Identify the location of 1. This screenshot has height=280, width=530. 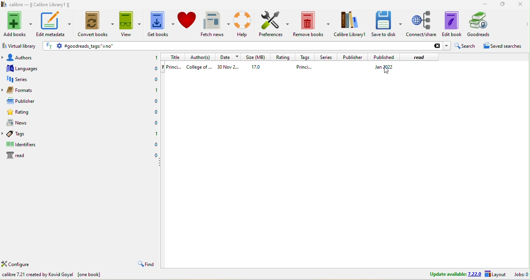
(156, 57).